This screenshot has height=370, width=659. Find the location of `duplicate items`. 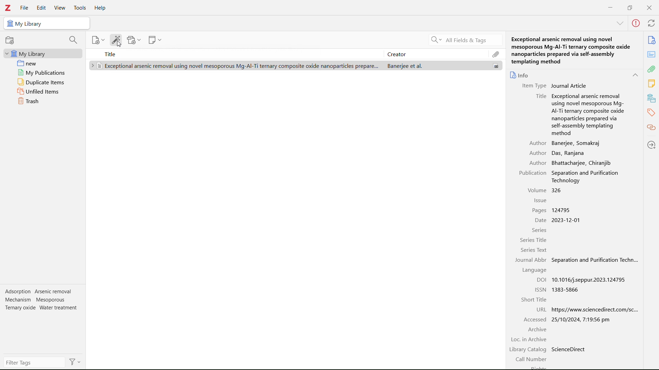

duplicate items is located at coordinates (43, 82).